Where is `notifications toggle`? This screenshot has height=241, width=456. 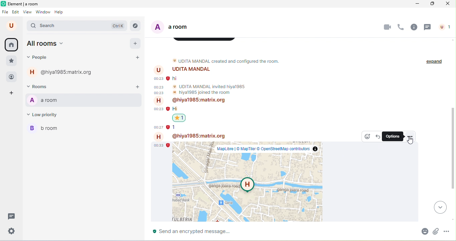 notifications toggle is located at coordinates (138, 100).